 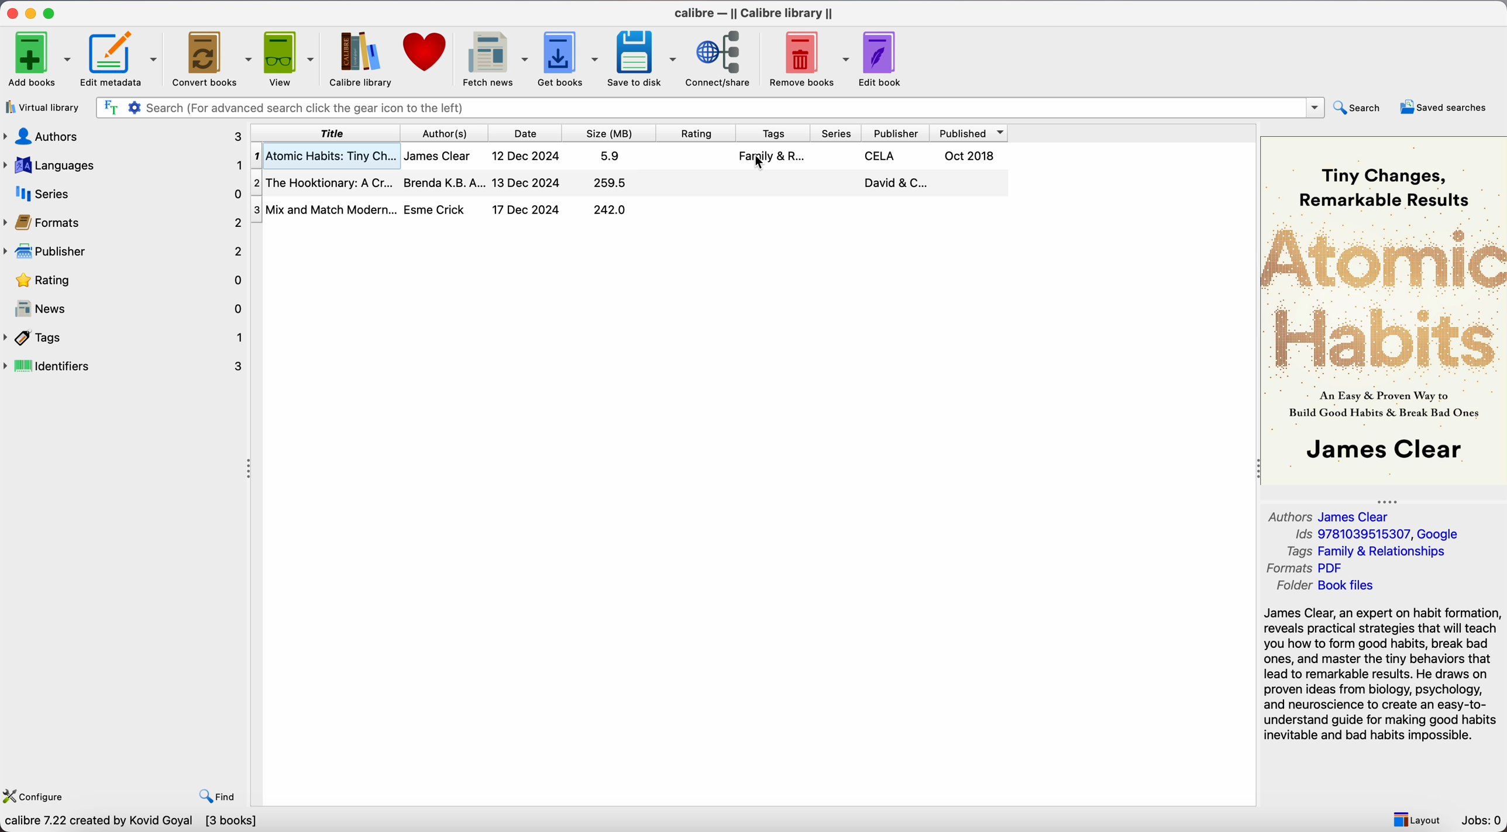 I want to click on Calibre - || Calibre library ||, so click(x=755, y=13).